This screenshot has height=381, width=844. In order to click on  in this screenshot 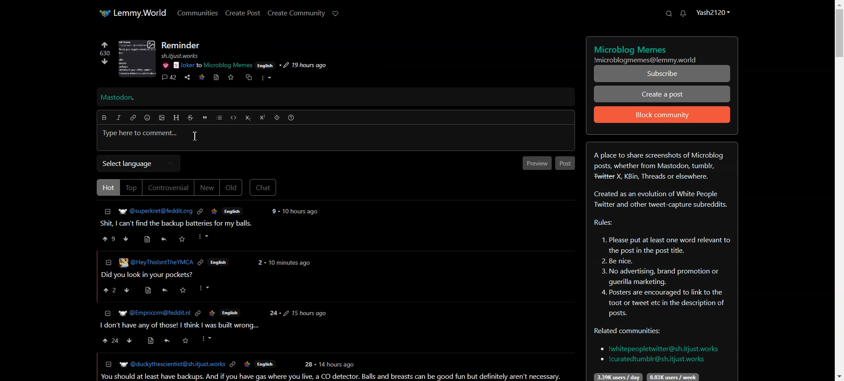, I will do `click(151, 341)`.